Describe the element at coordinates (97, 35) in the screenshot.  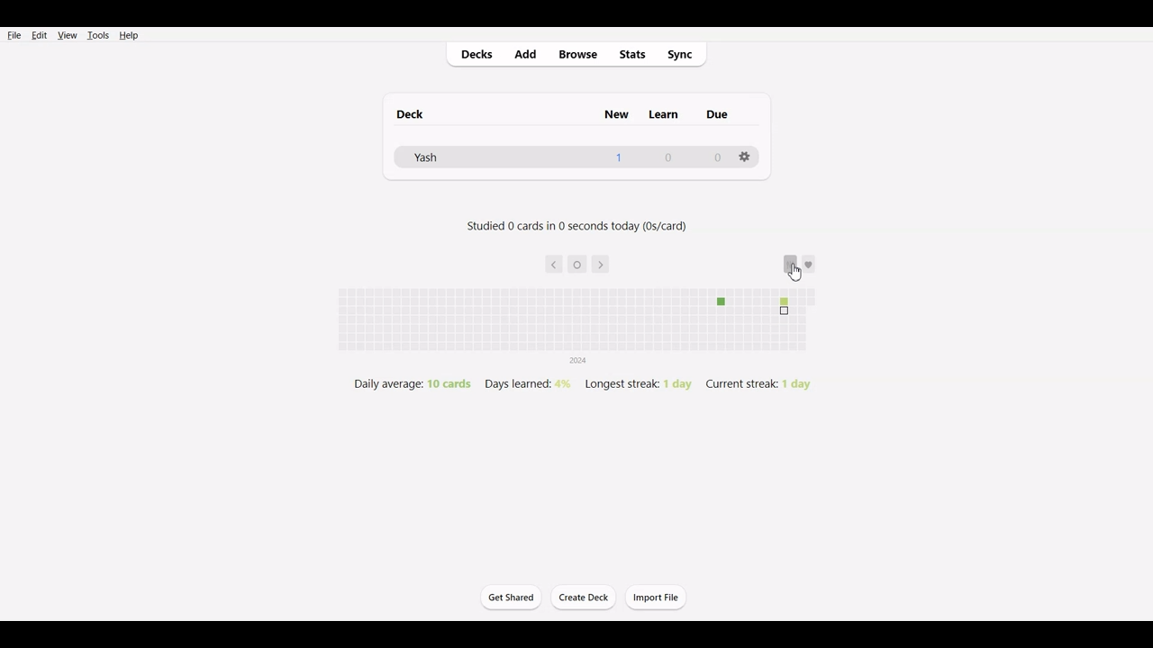
I see `Tools` at that location.